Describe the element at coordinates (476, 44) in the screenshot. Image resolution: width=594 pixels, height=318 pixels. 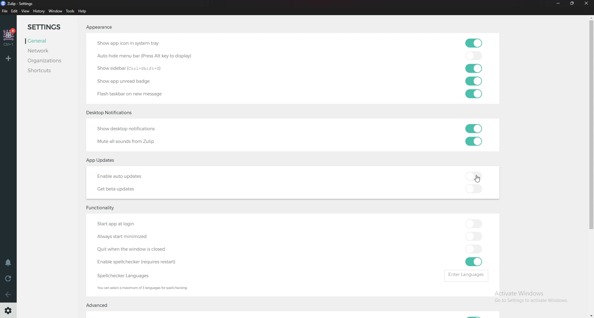
I see `toggle` at that location.